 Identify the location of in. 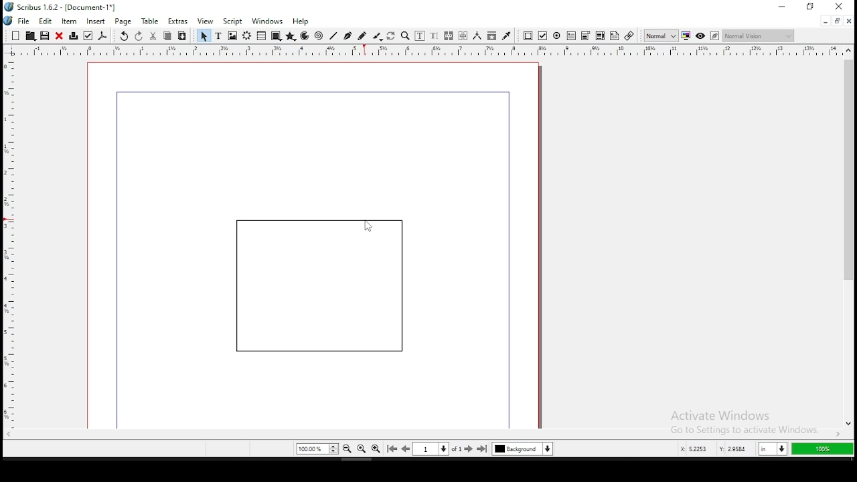
(771, 449).